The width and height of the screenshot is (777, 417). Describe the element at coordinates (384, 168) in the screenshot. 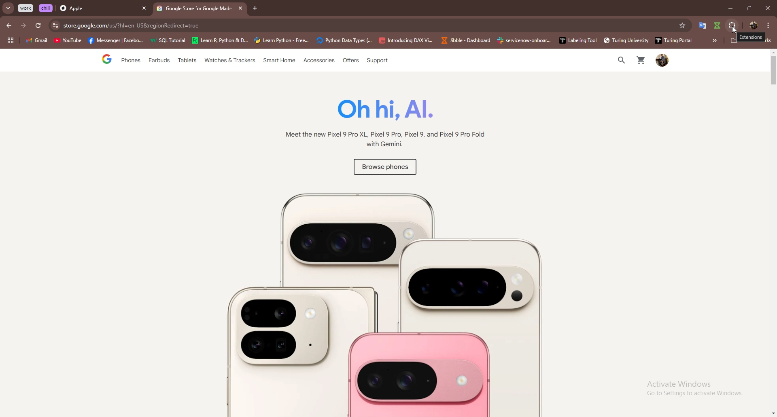

I see `Browse phones` at that location.